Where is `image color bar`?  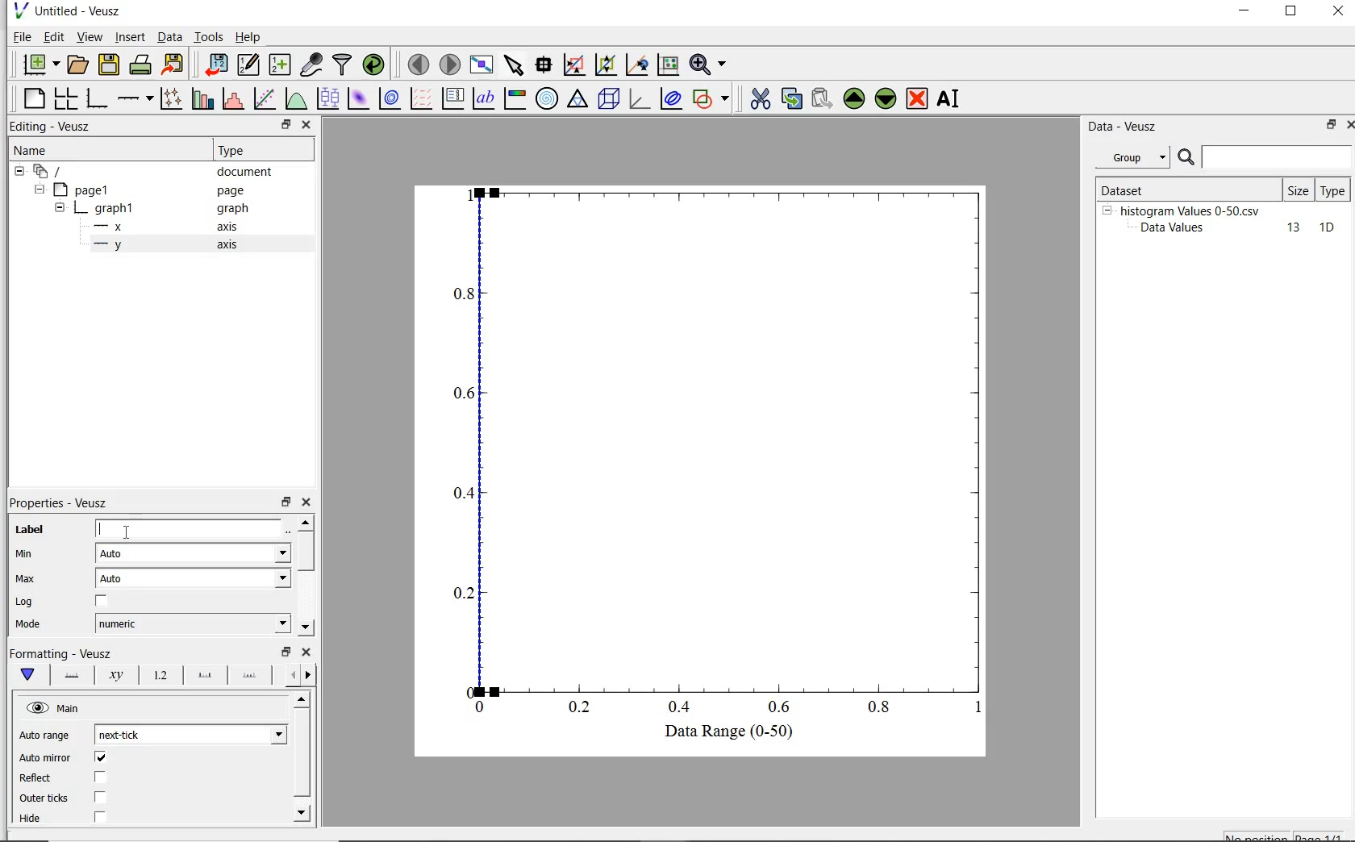
image color bar is located at coordinates (516, 98).